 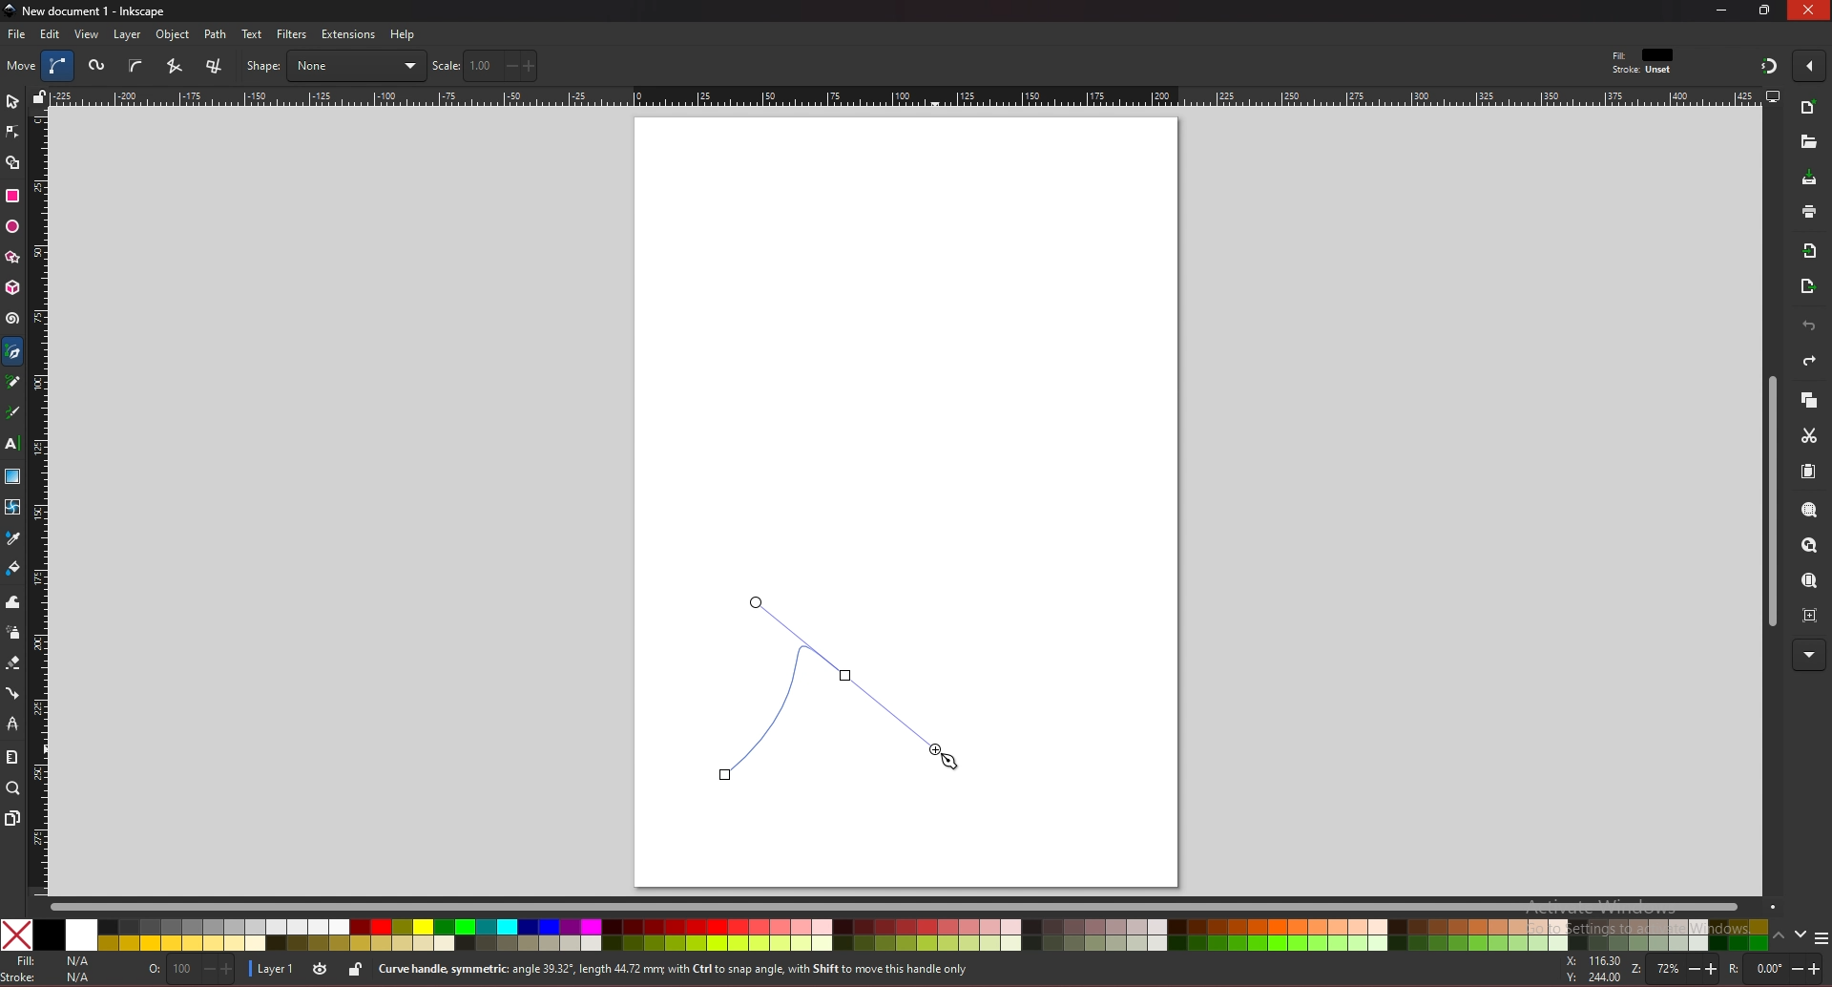 I want to click on import, so click(x=1814, y=251).